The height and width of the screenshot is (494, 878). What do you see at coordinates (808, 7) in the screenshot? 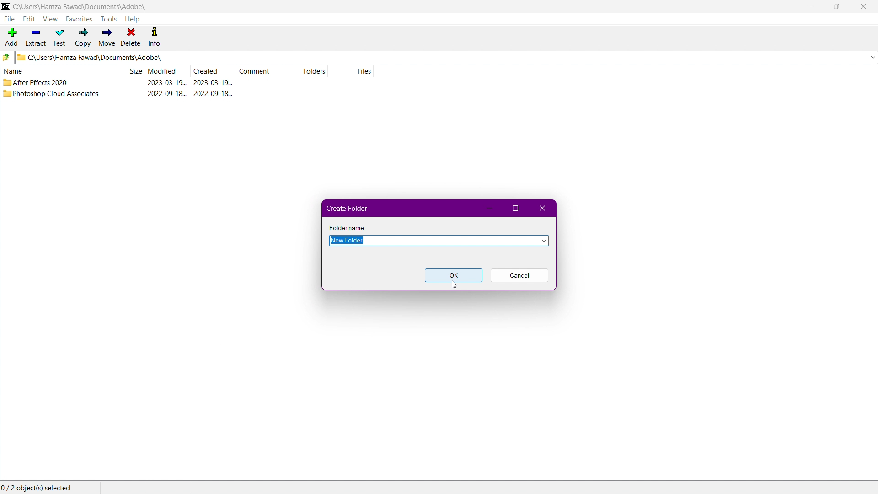
I see `Minimize` at bounding box center [808, 7].